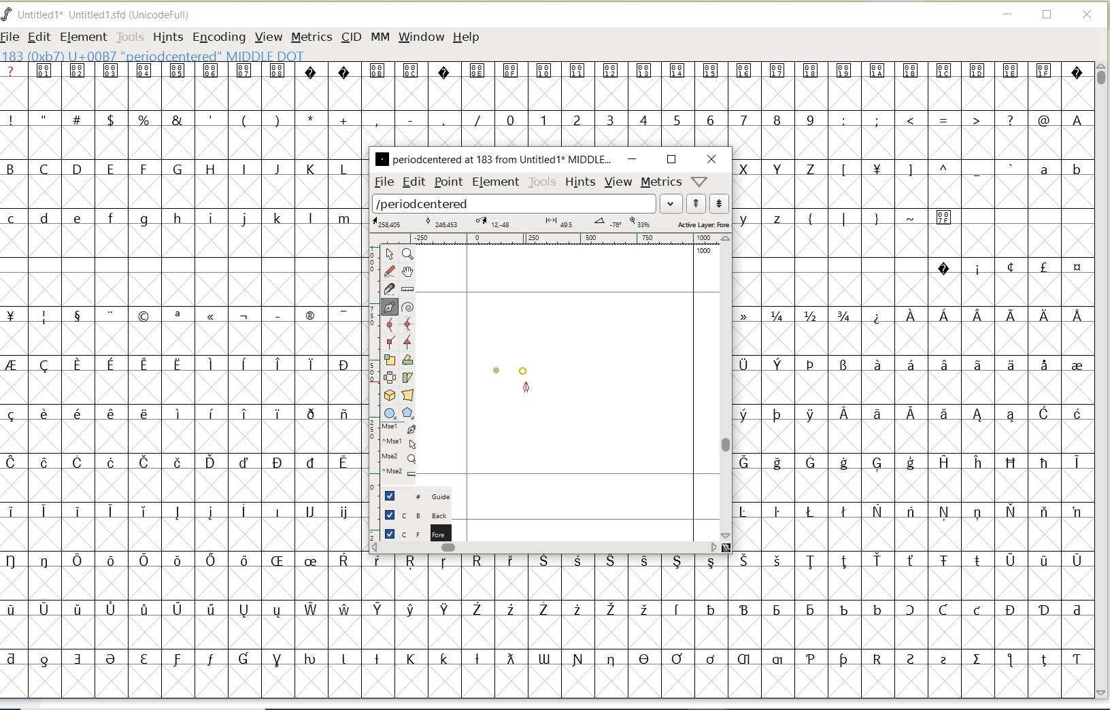 The image size is (1110, 710). Describe the element at coordinates (389, 288) in the screenshot. I see `cut splines in two` at that location.